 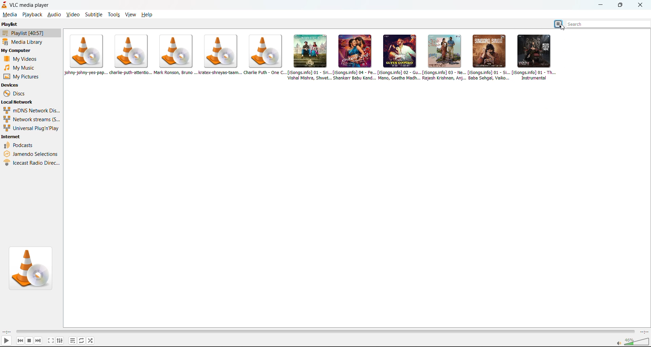 I want to click on fullscreen, so click(x=50, y=340).